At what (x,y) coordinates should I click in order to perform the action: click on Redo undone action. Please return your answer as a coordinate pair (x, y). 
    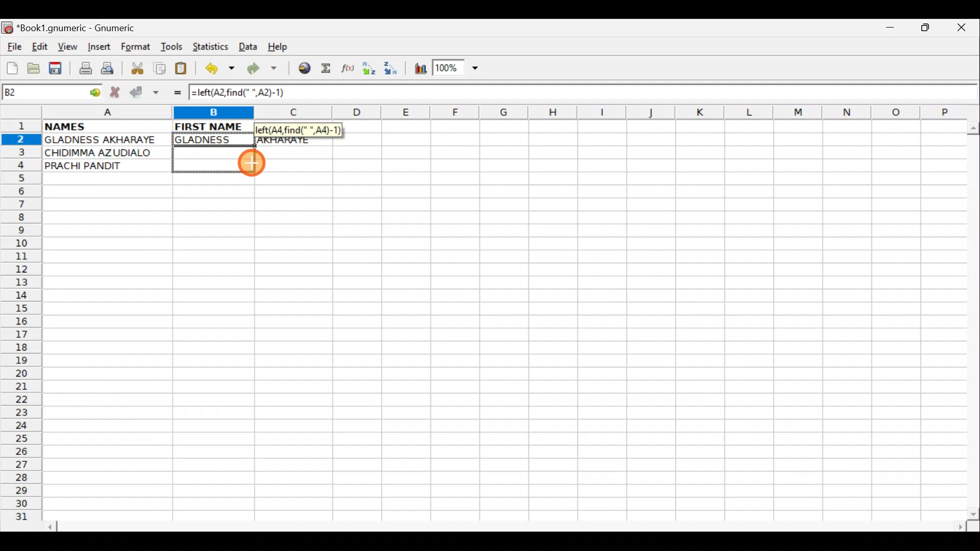
    Looking at the image, I should click on (264, 70).